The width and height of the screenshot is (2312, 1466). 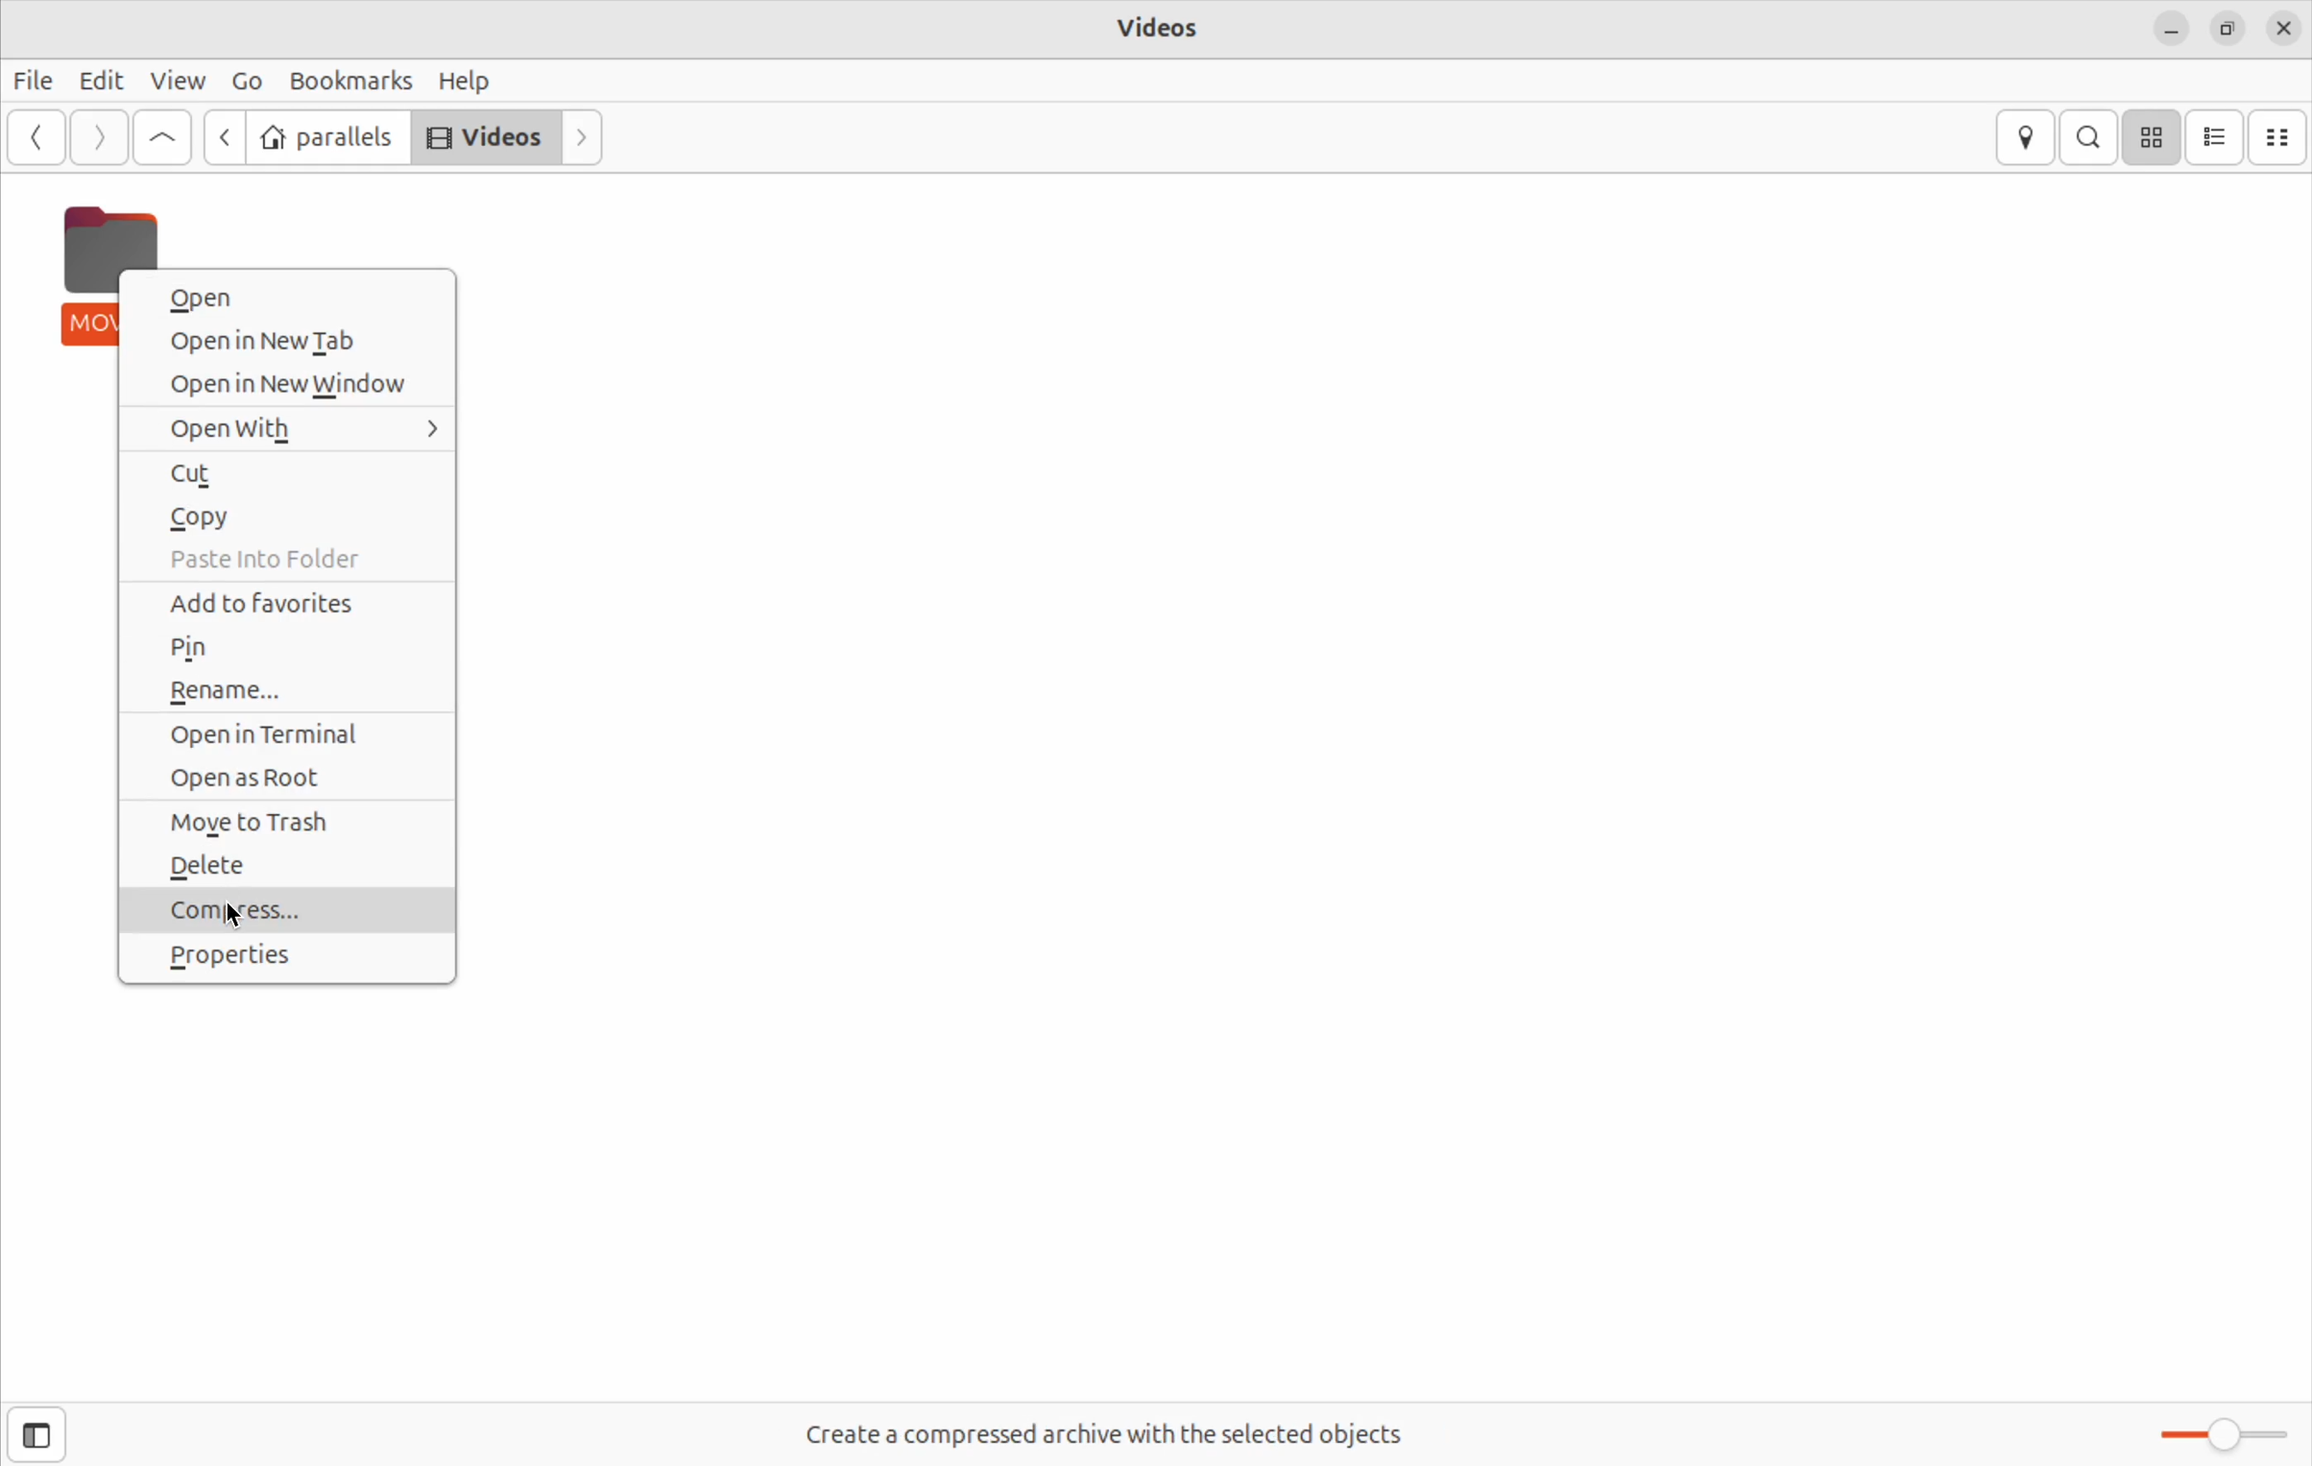 What do you see at coordinates (297, 426) in the screenshot?
I see `open with` at bounding box center [297, 426].